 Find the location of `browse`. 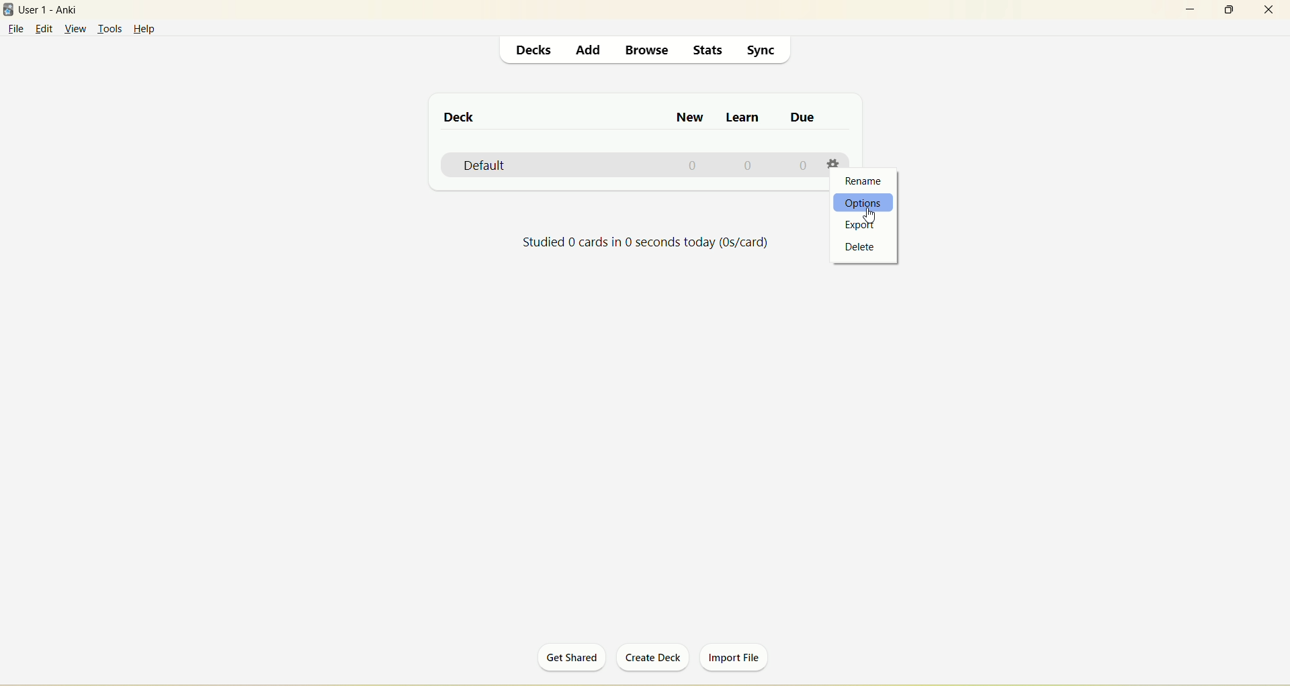

browse is located at coordinates (644, 48).